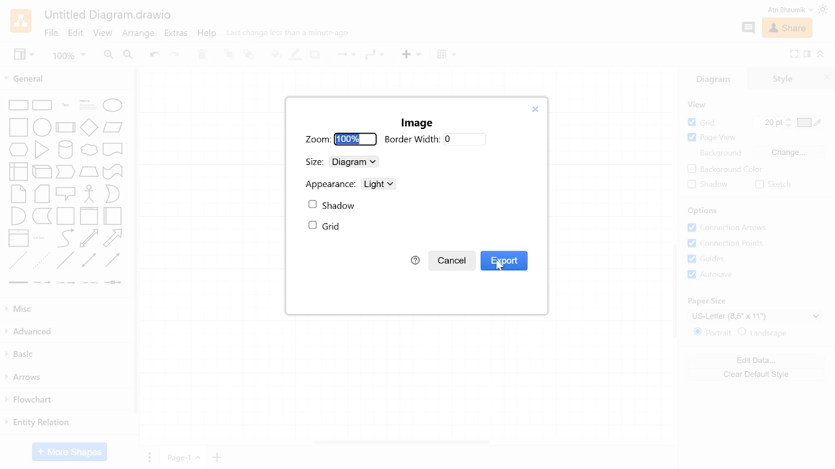  Describe the element at coordinates (809, 122) in the screenshot. I see `Grid color` at that location.